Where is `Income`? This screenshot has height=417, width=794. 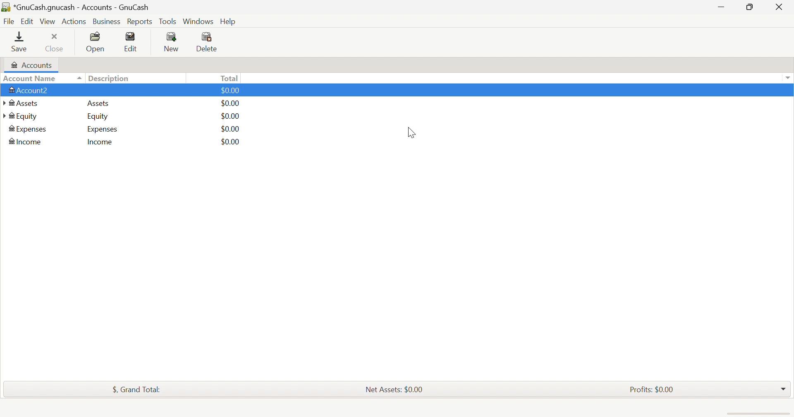 Income is located at coordinates (26, 141).